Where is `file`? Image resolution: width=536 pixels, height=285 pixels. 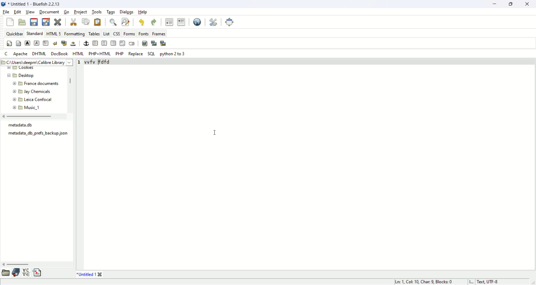 file is located at coordinates (6, 12).